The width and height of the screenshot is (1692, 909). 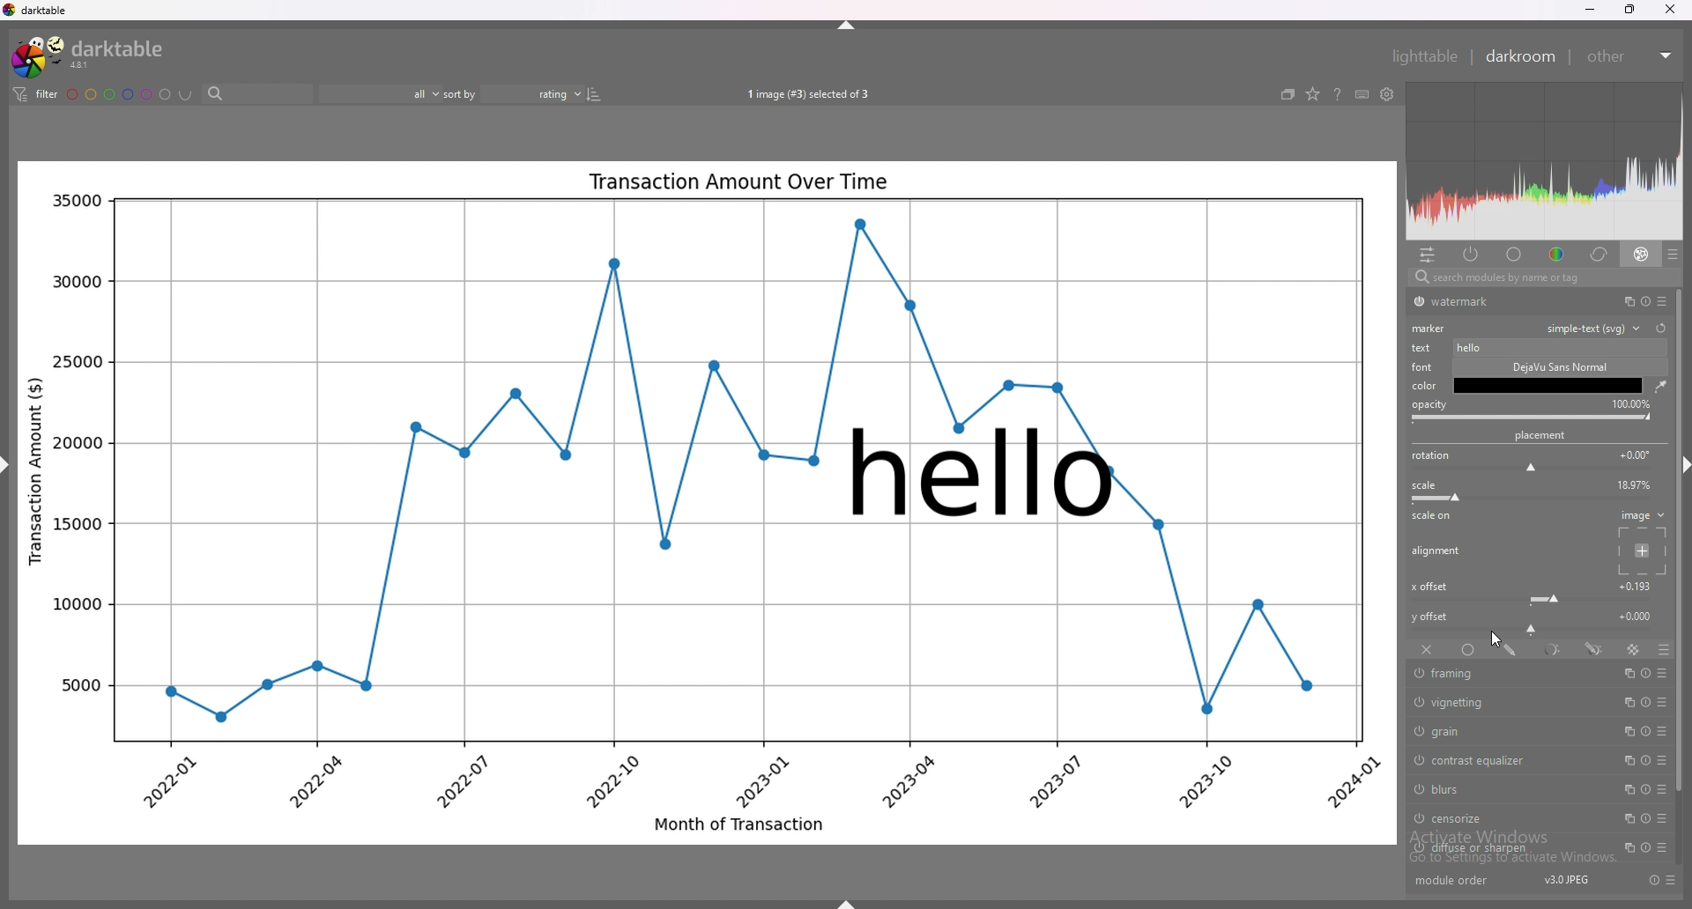 What do you see at coordinates (1433, 518) in the screenshot?
I see `scale on` at bounding box center [1433, 518].